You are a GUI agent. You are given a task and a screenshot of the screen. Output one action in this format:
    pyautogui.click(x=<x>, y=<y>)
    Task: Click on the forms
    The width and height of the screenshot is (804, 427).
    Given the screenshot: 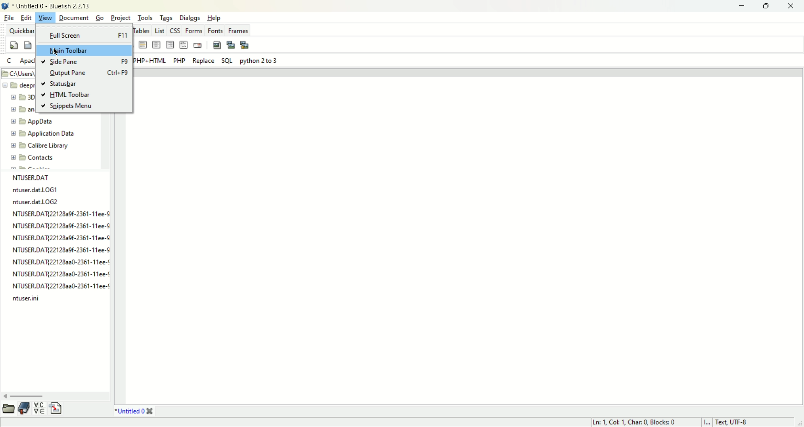 What is the action you would take?
    pyautogui.click(x=194, y=30)
    